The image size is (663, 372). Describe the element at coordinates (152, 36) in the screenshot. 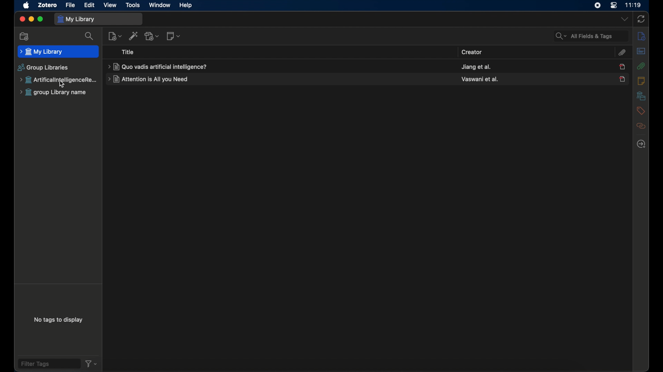

I see `add attachment` at that location.